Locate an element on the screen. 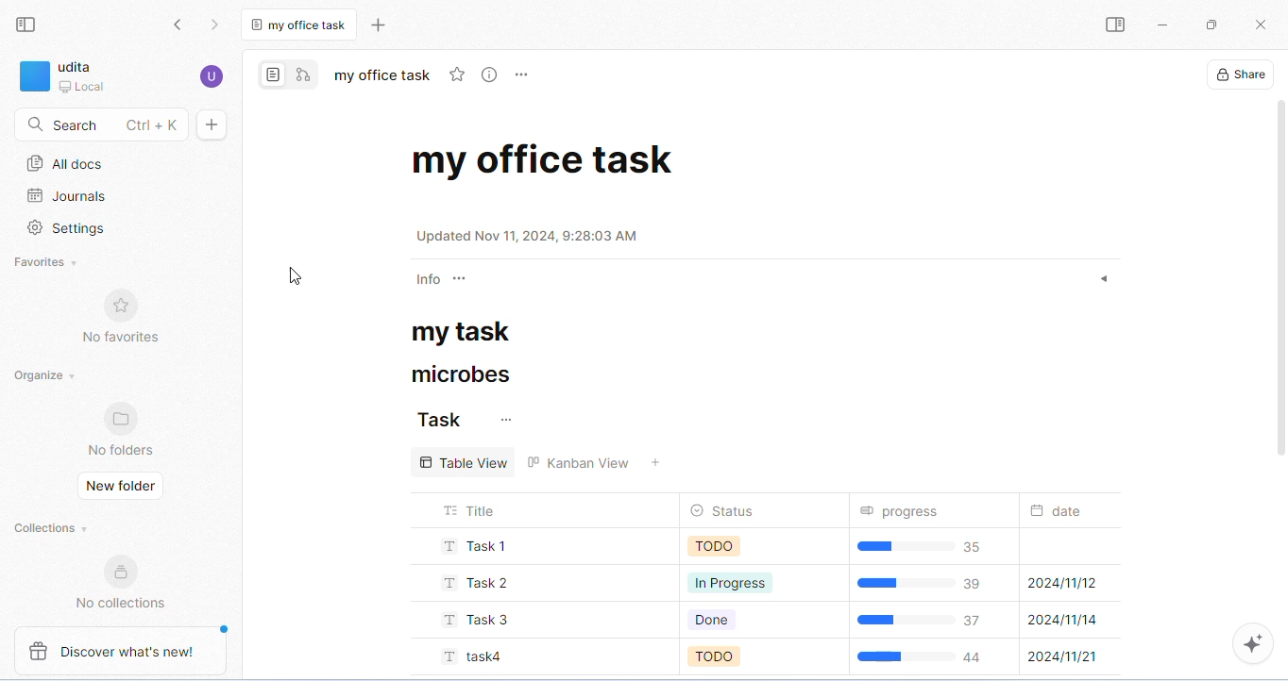 The width and height of the screenshot is (1288, 681). table view is located at coordinates (464, 460).